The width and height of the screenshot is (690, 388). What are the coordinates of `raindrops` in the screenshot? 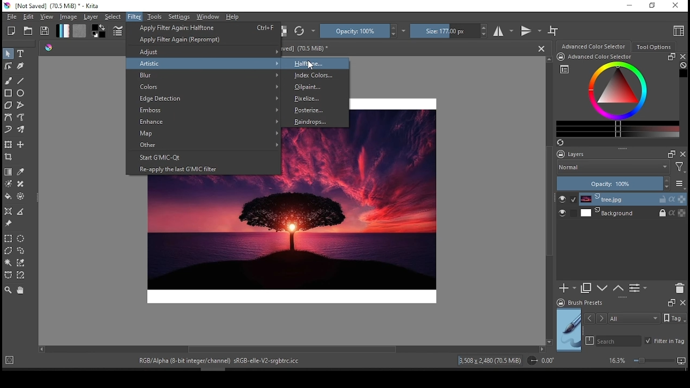 It's located at (314, 121).